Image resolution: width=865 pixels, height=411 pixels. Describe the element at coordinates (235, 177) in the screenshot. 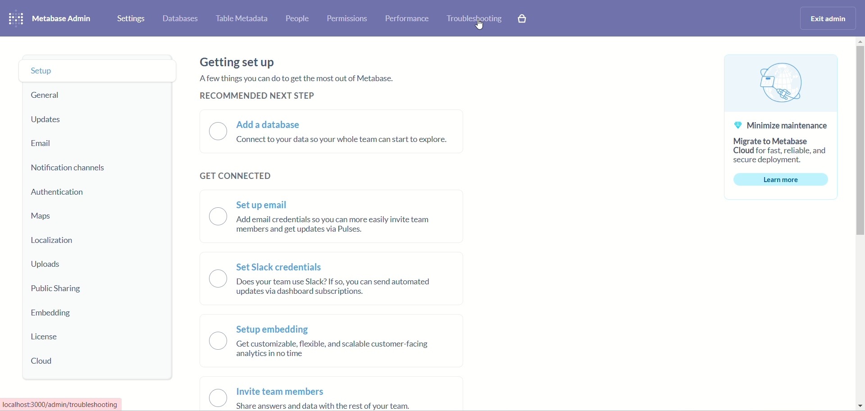

I see `get connected` at that location.